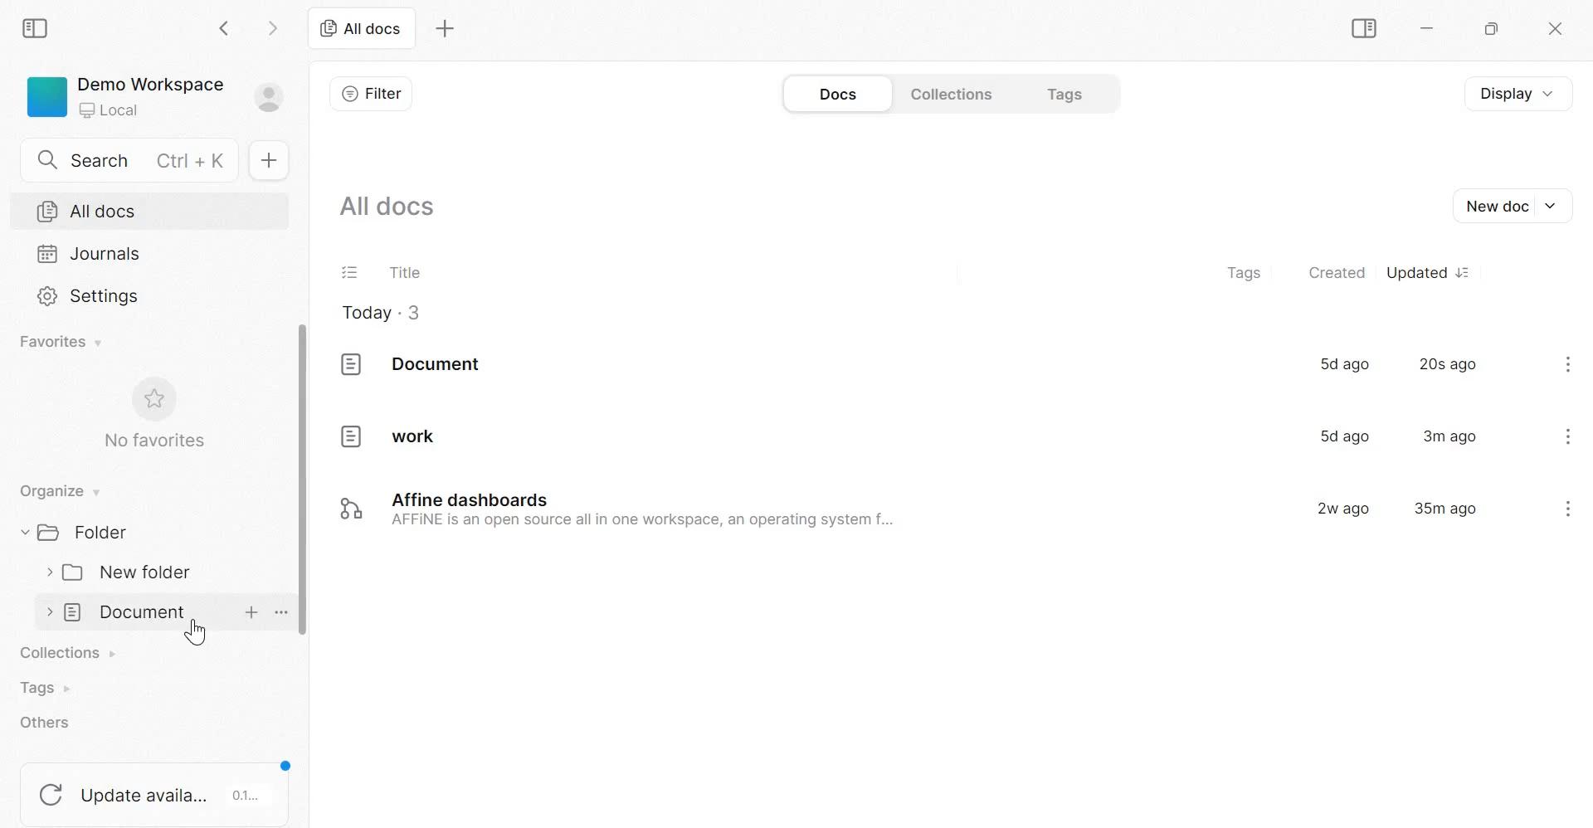 Image resolution: width=1593 pixels, height=828 pixels. What do you see at coordinates (1567, 507) in the screenshot?
I see `kebab menu` at bounding box center [1567, 507].